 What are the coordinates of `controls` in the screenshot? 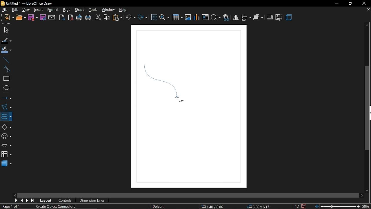 It's located at (66, 201).